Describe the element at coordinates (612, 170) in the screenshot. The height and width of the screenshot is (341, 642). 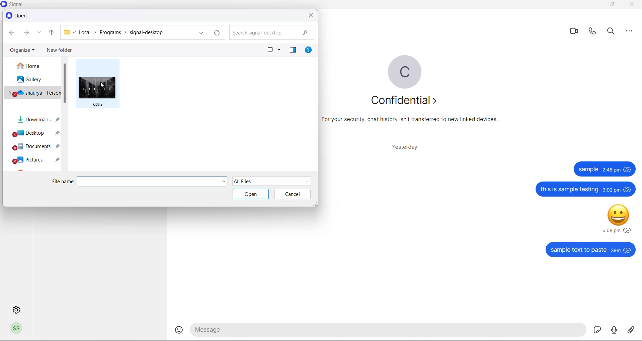
I see `2:46 pm` at that location.